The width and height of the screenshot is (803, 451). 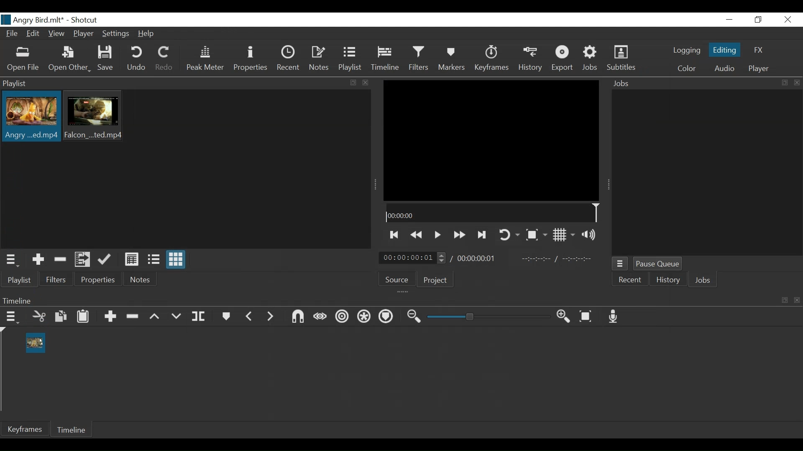 What do you see at coordinates (271, 317) in the screenshot?
I see `Next Marker` at bounding box center [271, 317].